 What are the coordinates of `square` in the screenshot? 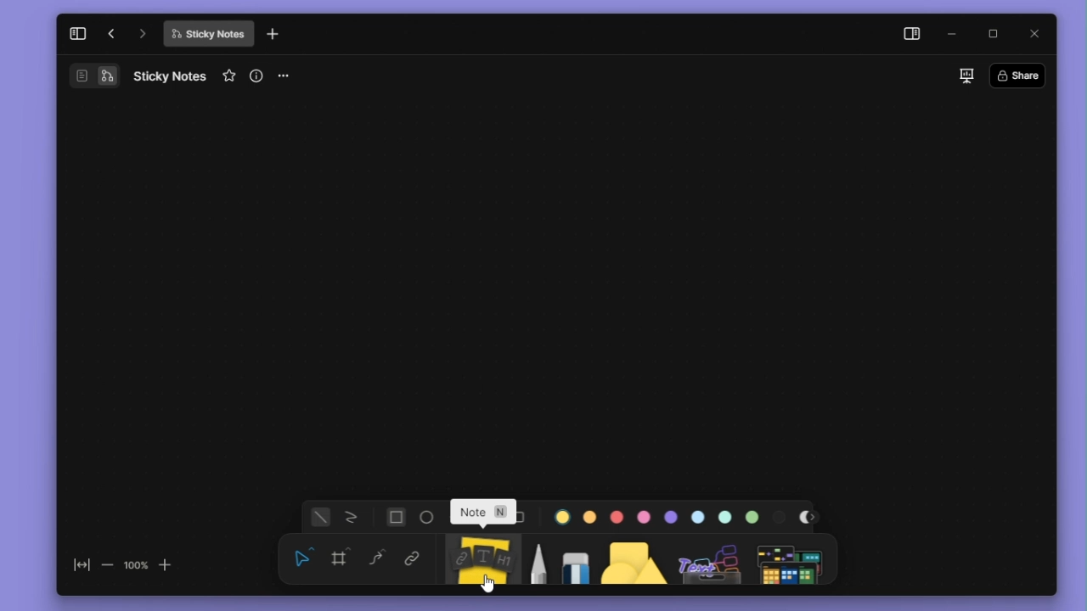 It's located at (395, 517).